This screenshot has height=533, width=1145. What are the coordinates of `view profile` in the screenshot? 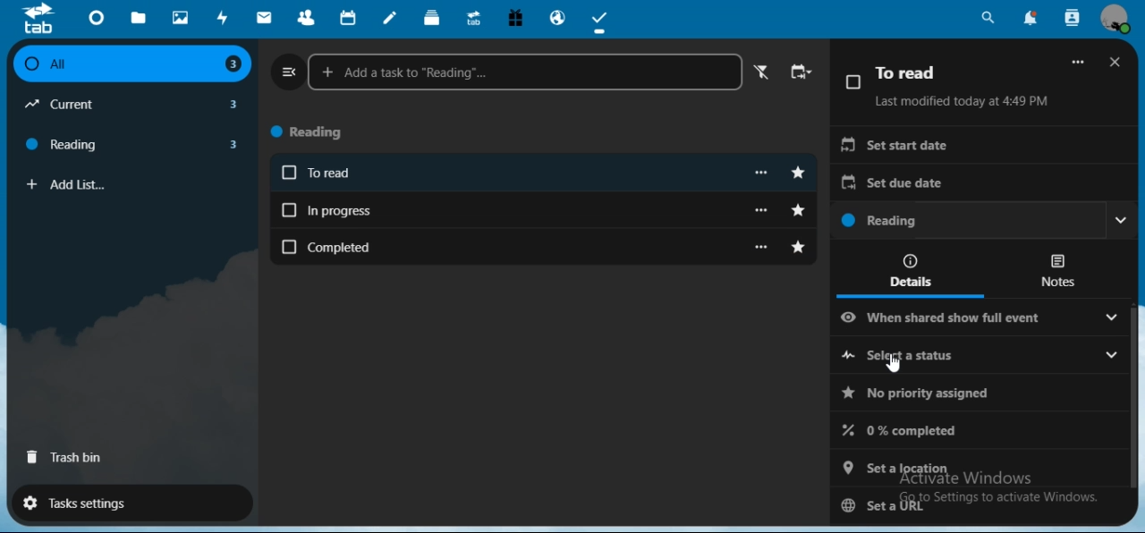 It's located at (1118, 21).